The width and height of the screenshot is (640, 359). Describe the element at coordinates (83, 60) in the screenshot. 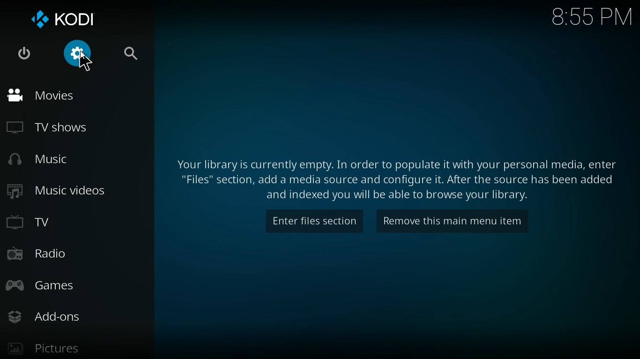

I see `Cursor` at that location.